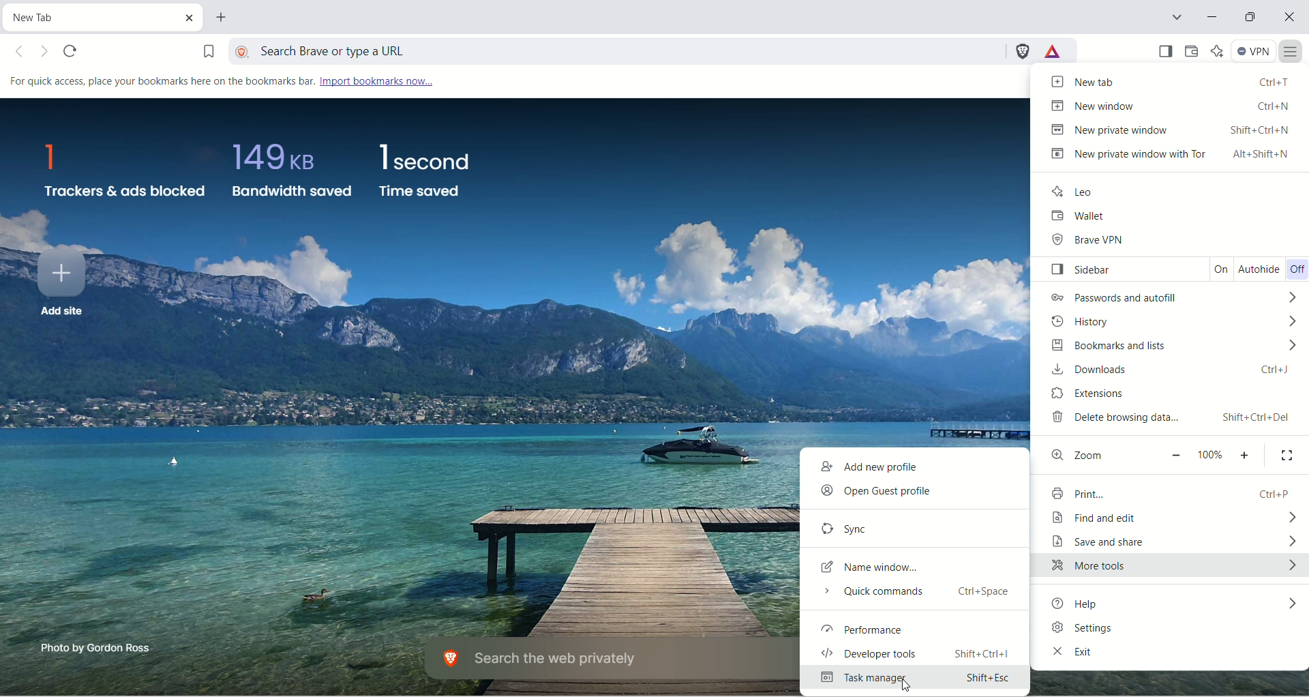 This screenshot has width=1309, height=697. Describe the element at coordinates (23, 52) in the screenshot. I see `go backward` at that location.